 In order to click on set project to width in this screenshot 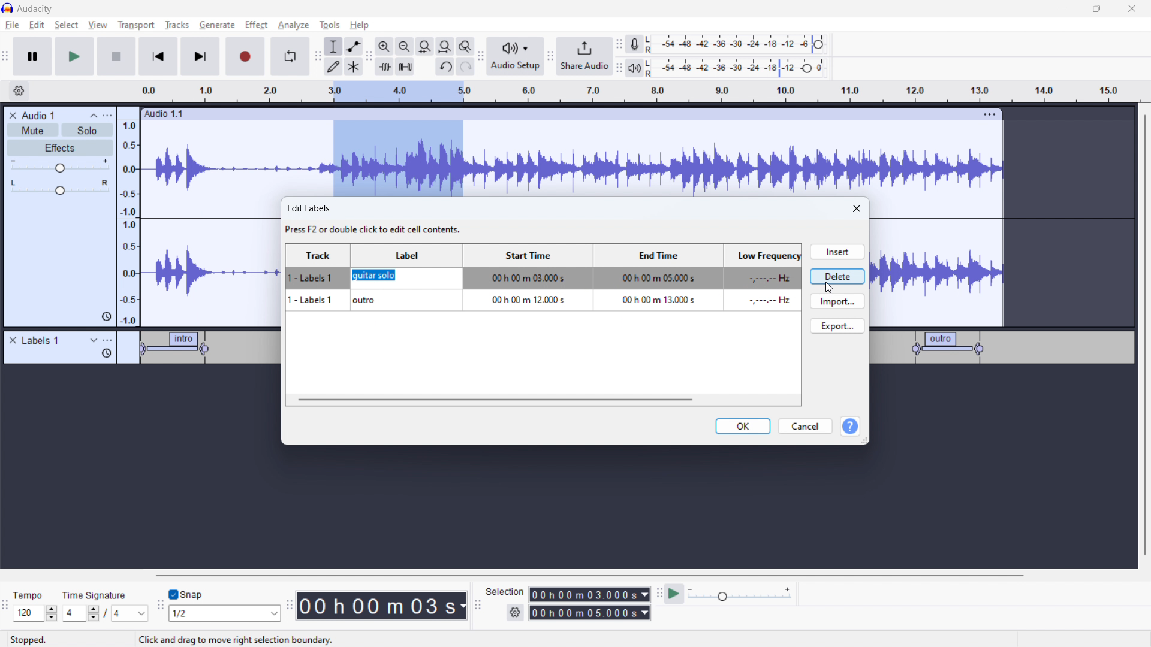, I will do `click(445, 46)`.